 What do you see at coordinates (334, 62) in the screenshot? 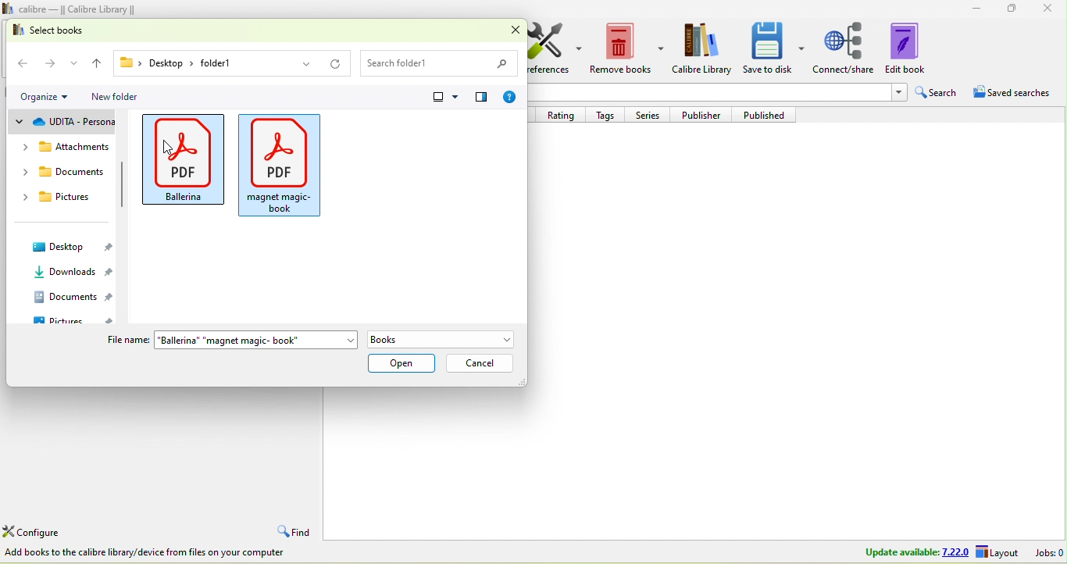
I see `reload` at bounding box center [334, 62].